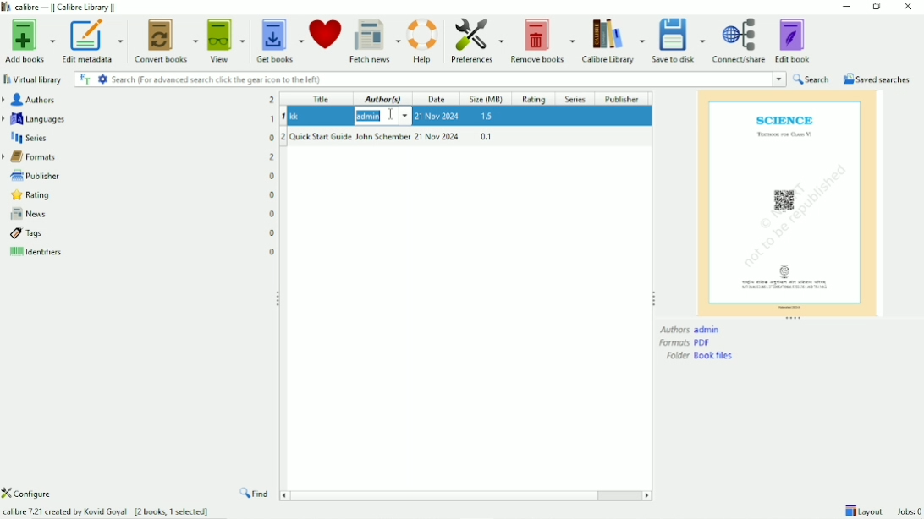 This screenshot has height=519, width=924. What do you see at coordinates (28, 42) in the screenshot?
I see `Add books` at bounding box center [28, 42].